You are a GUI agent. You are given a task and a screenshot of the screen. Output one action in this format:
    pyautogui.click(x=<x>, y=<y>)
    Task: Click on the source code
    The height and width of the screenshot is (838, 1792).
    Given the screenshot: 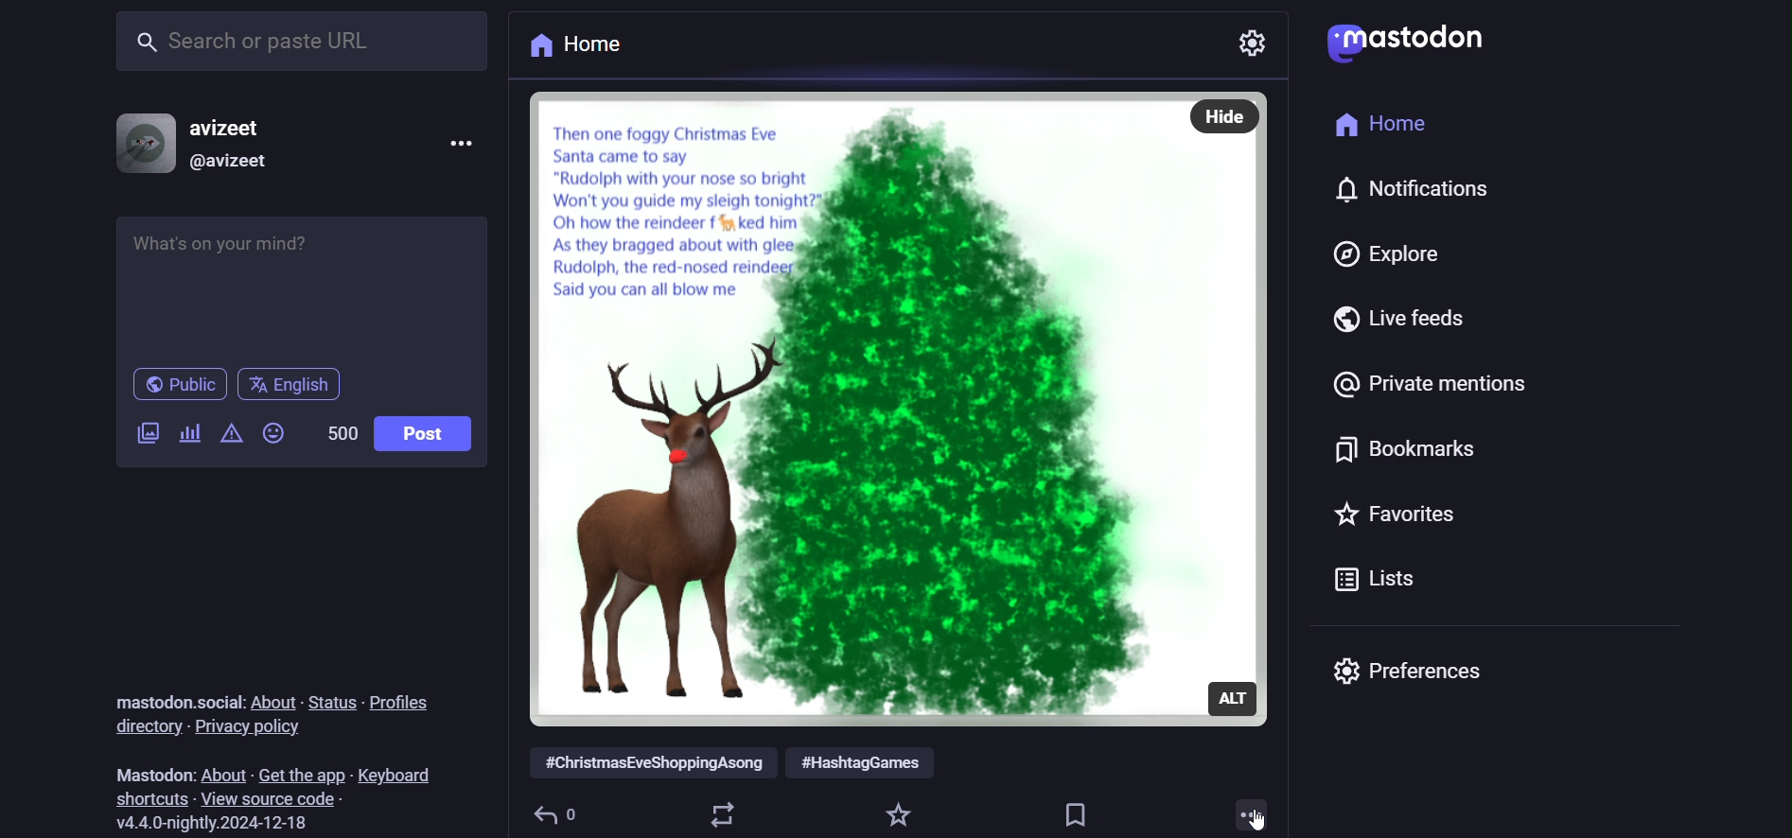 What is the action you would take?
    pyautogui.click(x=275, y=799)
    